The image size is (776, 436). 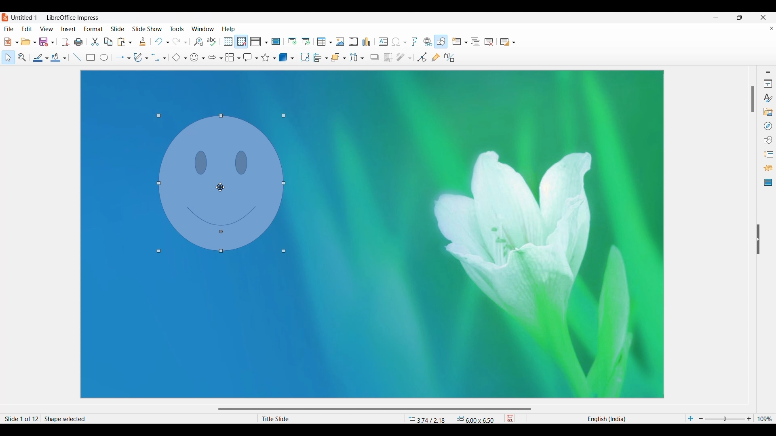 I want to click on 6.00 x 6.50, so click(x=476, y=419).